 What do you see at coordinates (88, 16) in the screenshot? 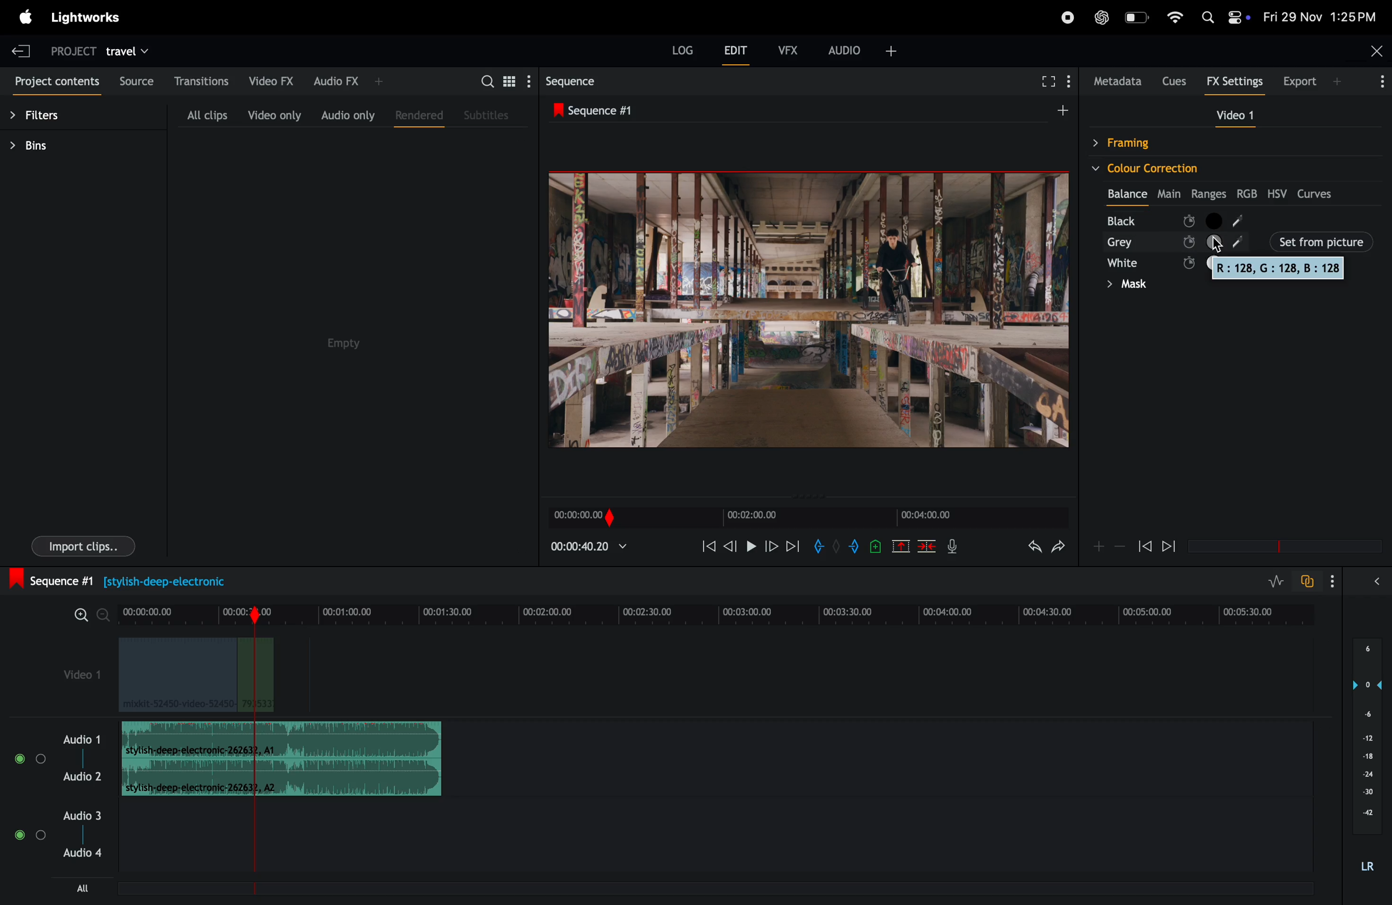
I see `light works menu` at bounding box center [88, 16].